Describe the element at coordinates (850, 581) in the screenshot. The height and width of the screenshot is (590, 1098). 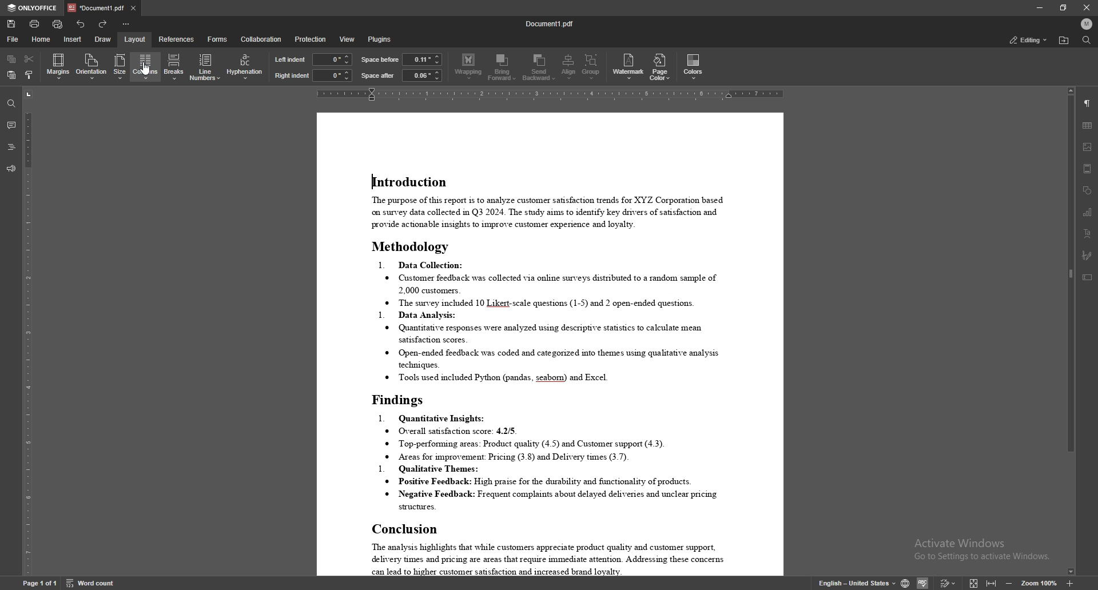
I see `change text language` at that location.